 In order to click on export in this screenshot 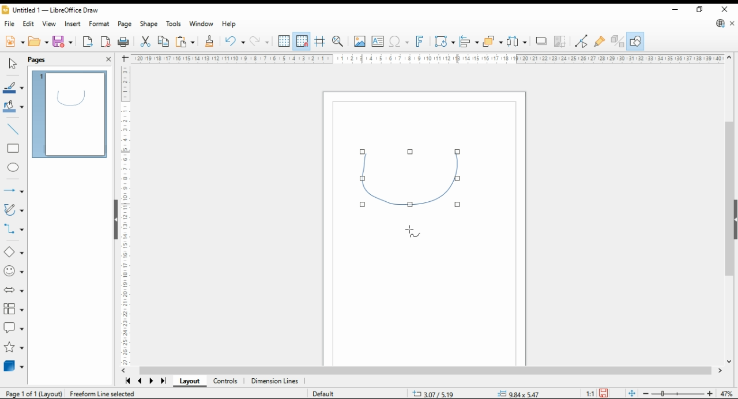, I will do `click(89, 42)`.